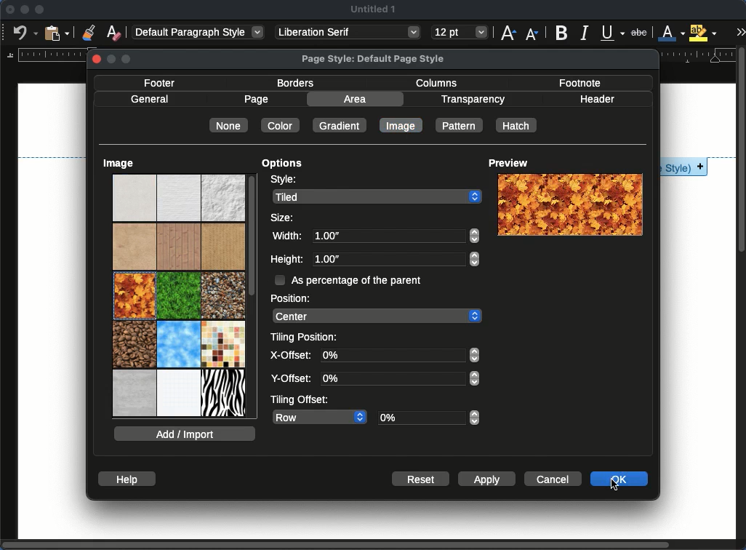 The width and height of the screenshot is (746, 550). I want to click on center, so click(377, 316).